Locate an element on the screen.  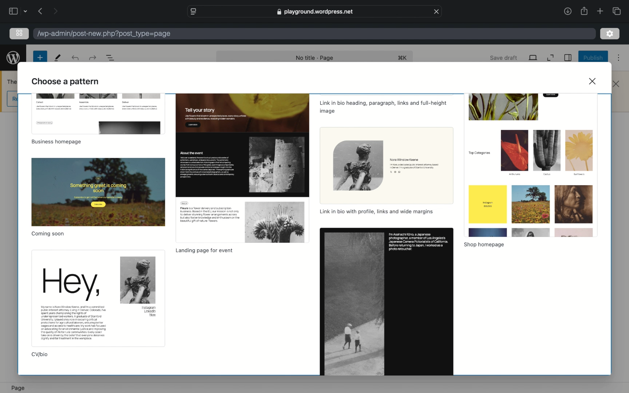
shop homepage is located at coordinates (484, 245).